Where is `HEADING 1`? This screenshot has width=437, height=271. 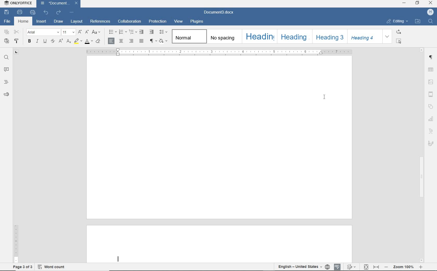 HEADING 1 is located at coordinates (259, 37).